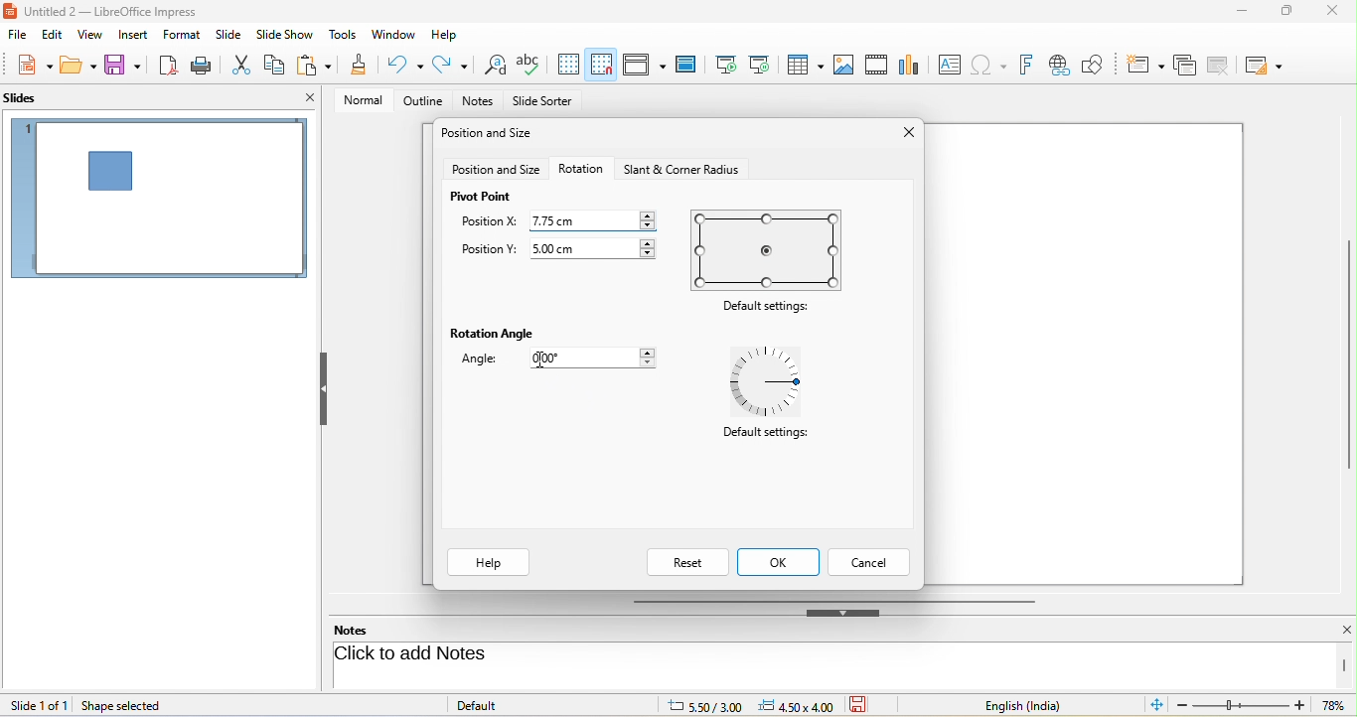 This screenshot has height=717, width=1357. What do you see at coordinates (770, 249) in the screenshot?
I see `default settings` at bounding box center [770, 249].